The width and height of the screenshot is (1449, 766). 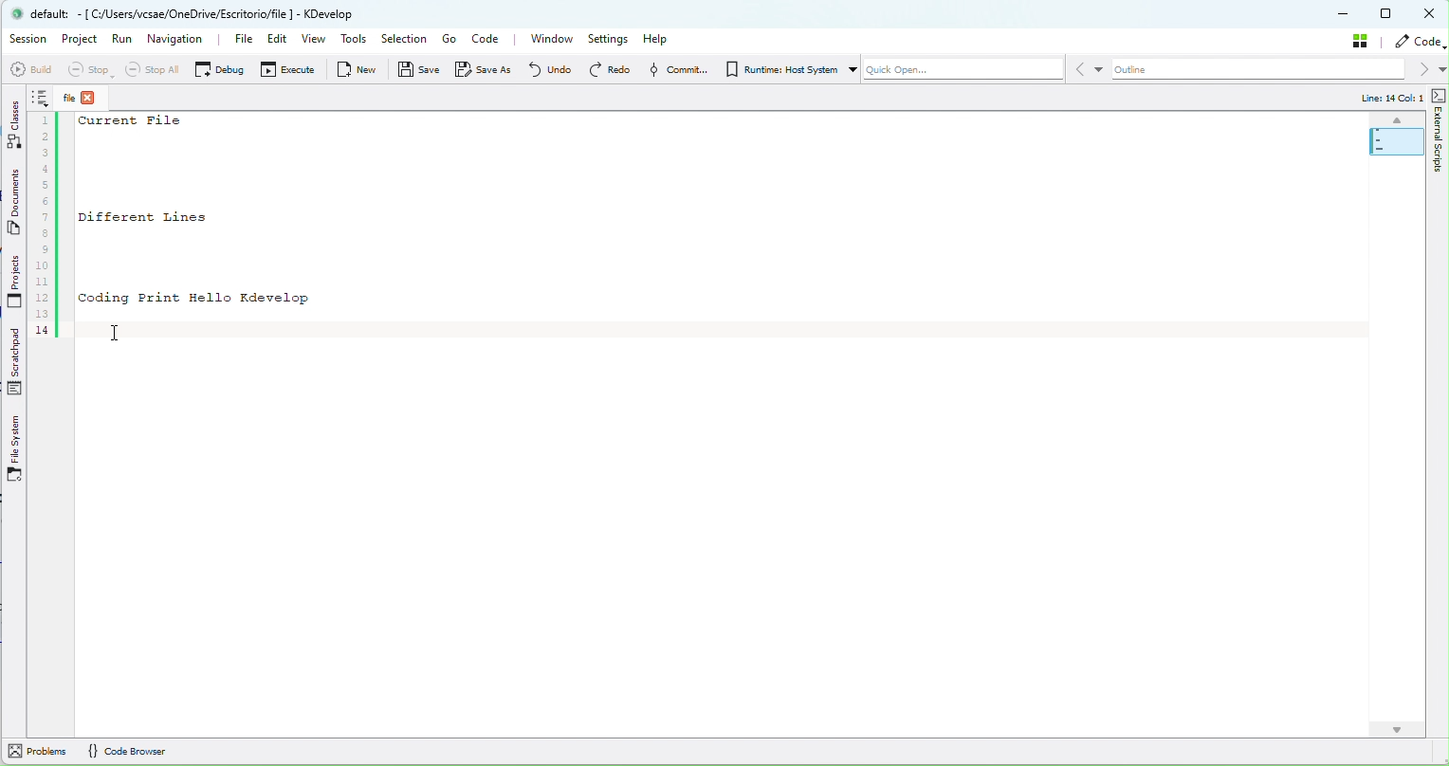 What do you see at coordinates (551, 39) in the screenshot?
I see `Window` at bounding box center [551, 39].